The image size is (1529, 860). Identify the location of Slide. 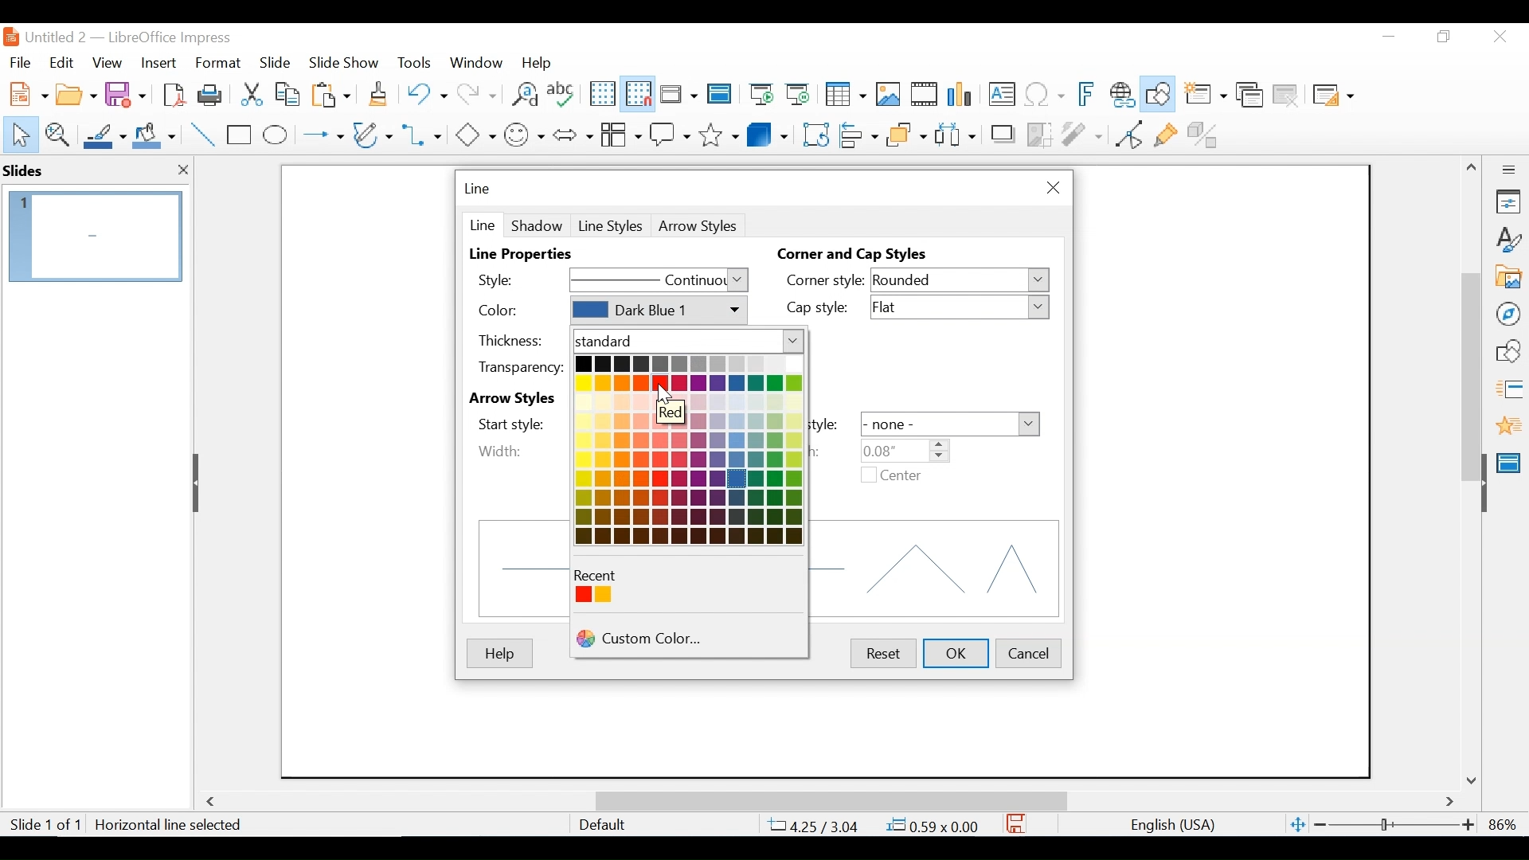
(276, 61).